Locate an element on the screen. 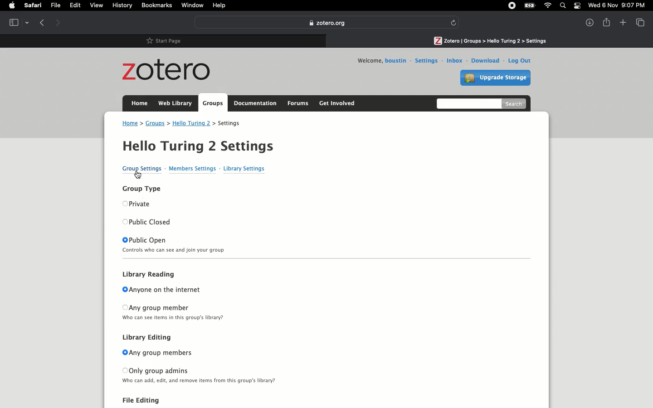  Group settings is located at coordinates (141, 169).